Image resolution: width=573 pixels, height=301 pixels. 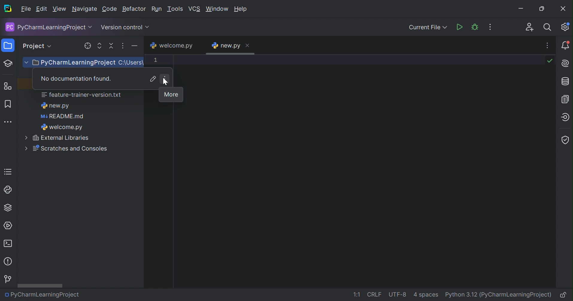 I want to click on Version Control, so click(x=8, y=279).